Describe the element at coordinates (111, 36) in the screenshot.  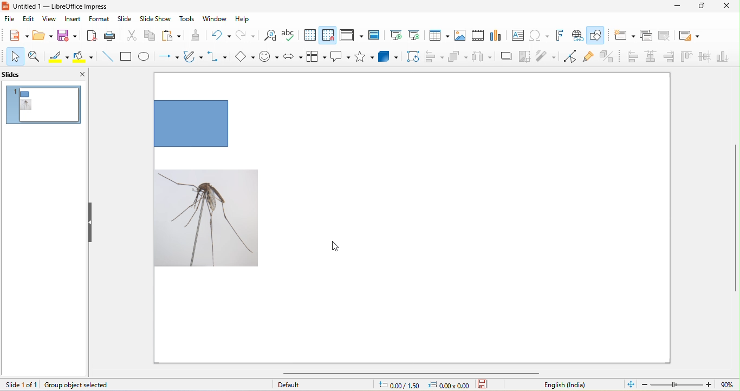
I see `print` at that location.